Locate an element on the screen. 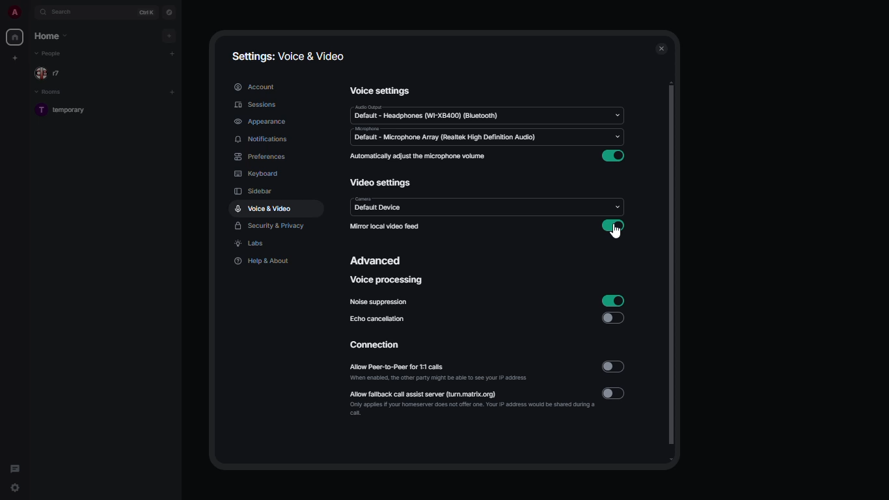 This screenshot has height=500, width=889. home is located at coordinates (14, 37).